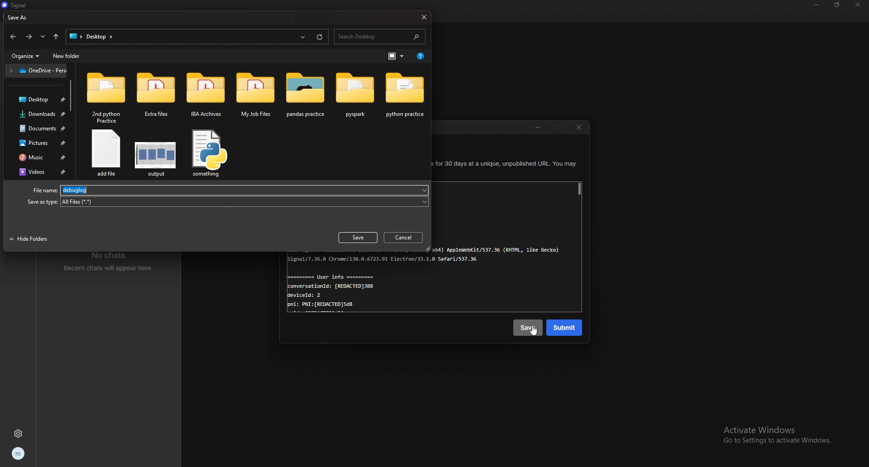  I want to click on no chats recent chats will appear here, so click(112, 262).